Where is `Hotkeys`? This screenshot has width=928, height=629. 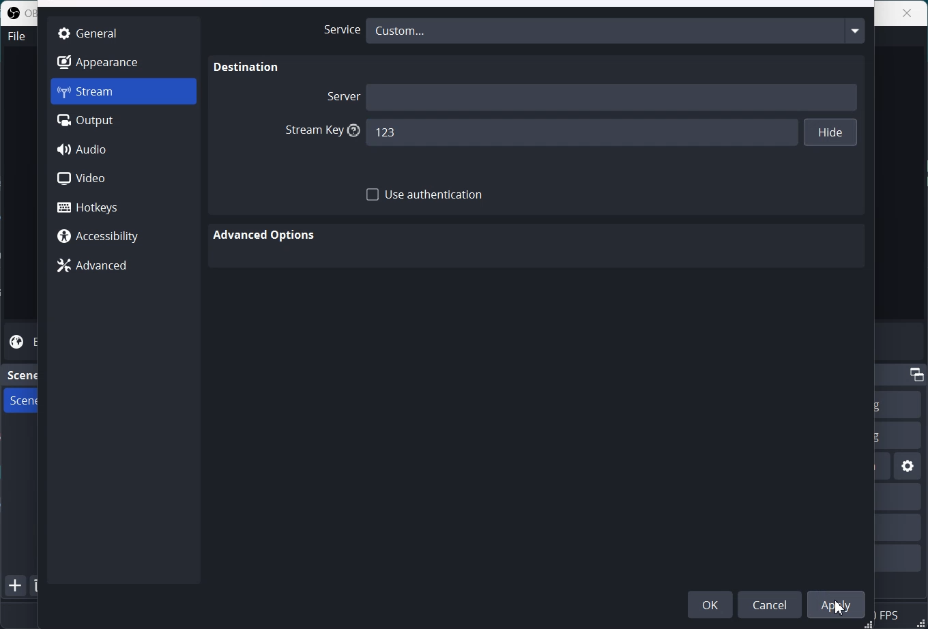
Hotkeys is located at coordinates (124, 207).